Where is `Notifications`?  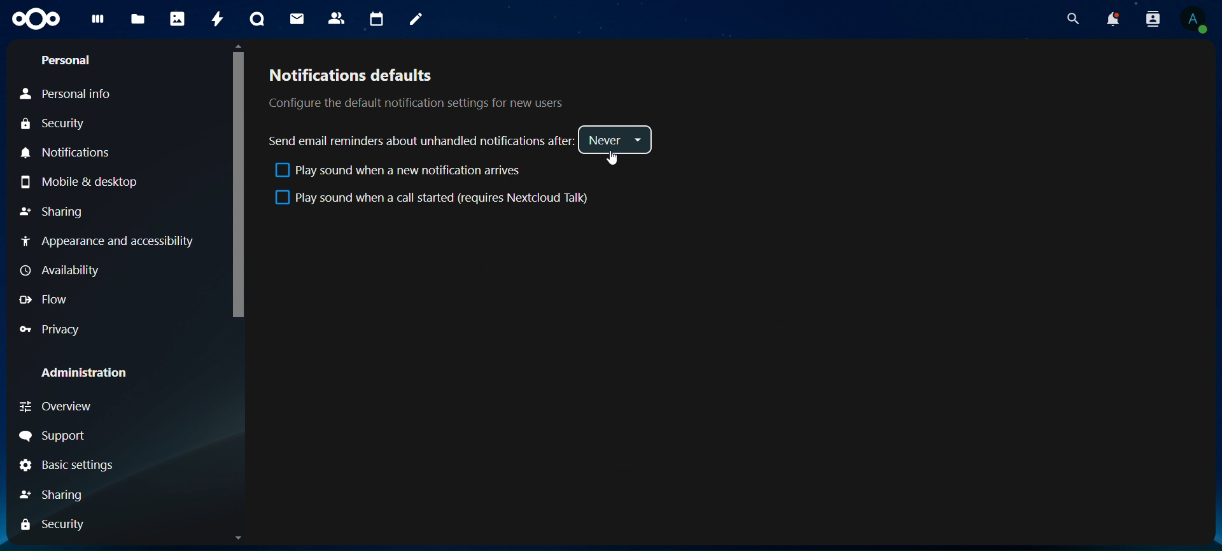 Notifications is located at coordinates (71, 153).